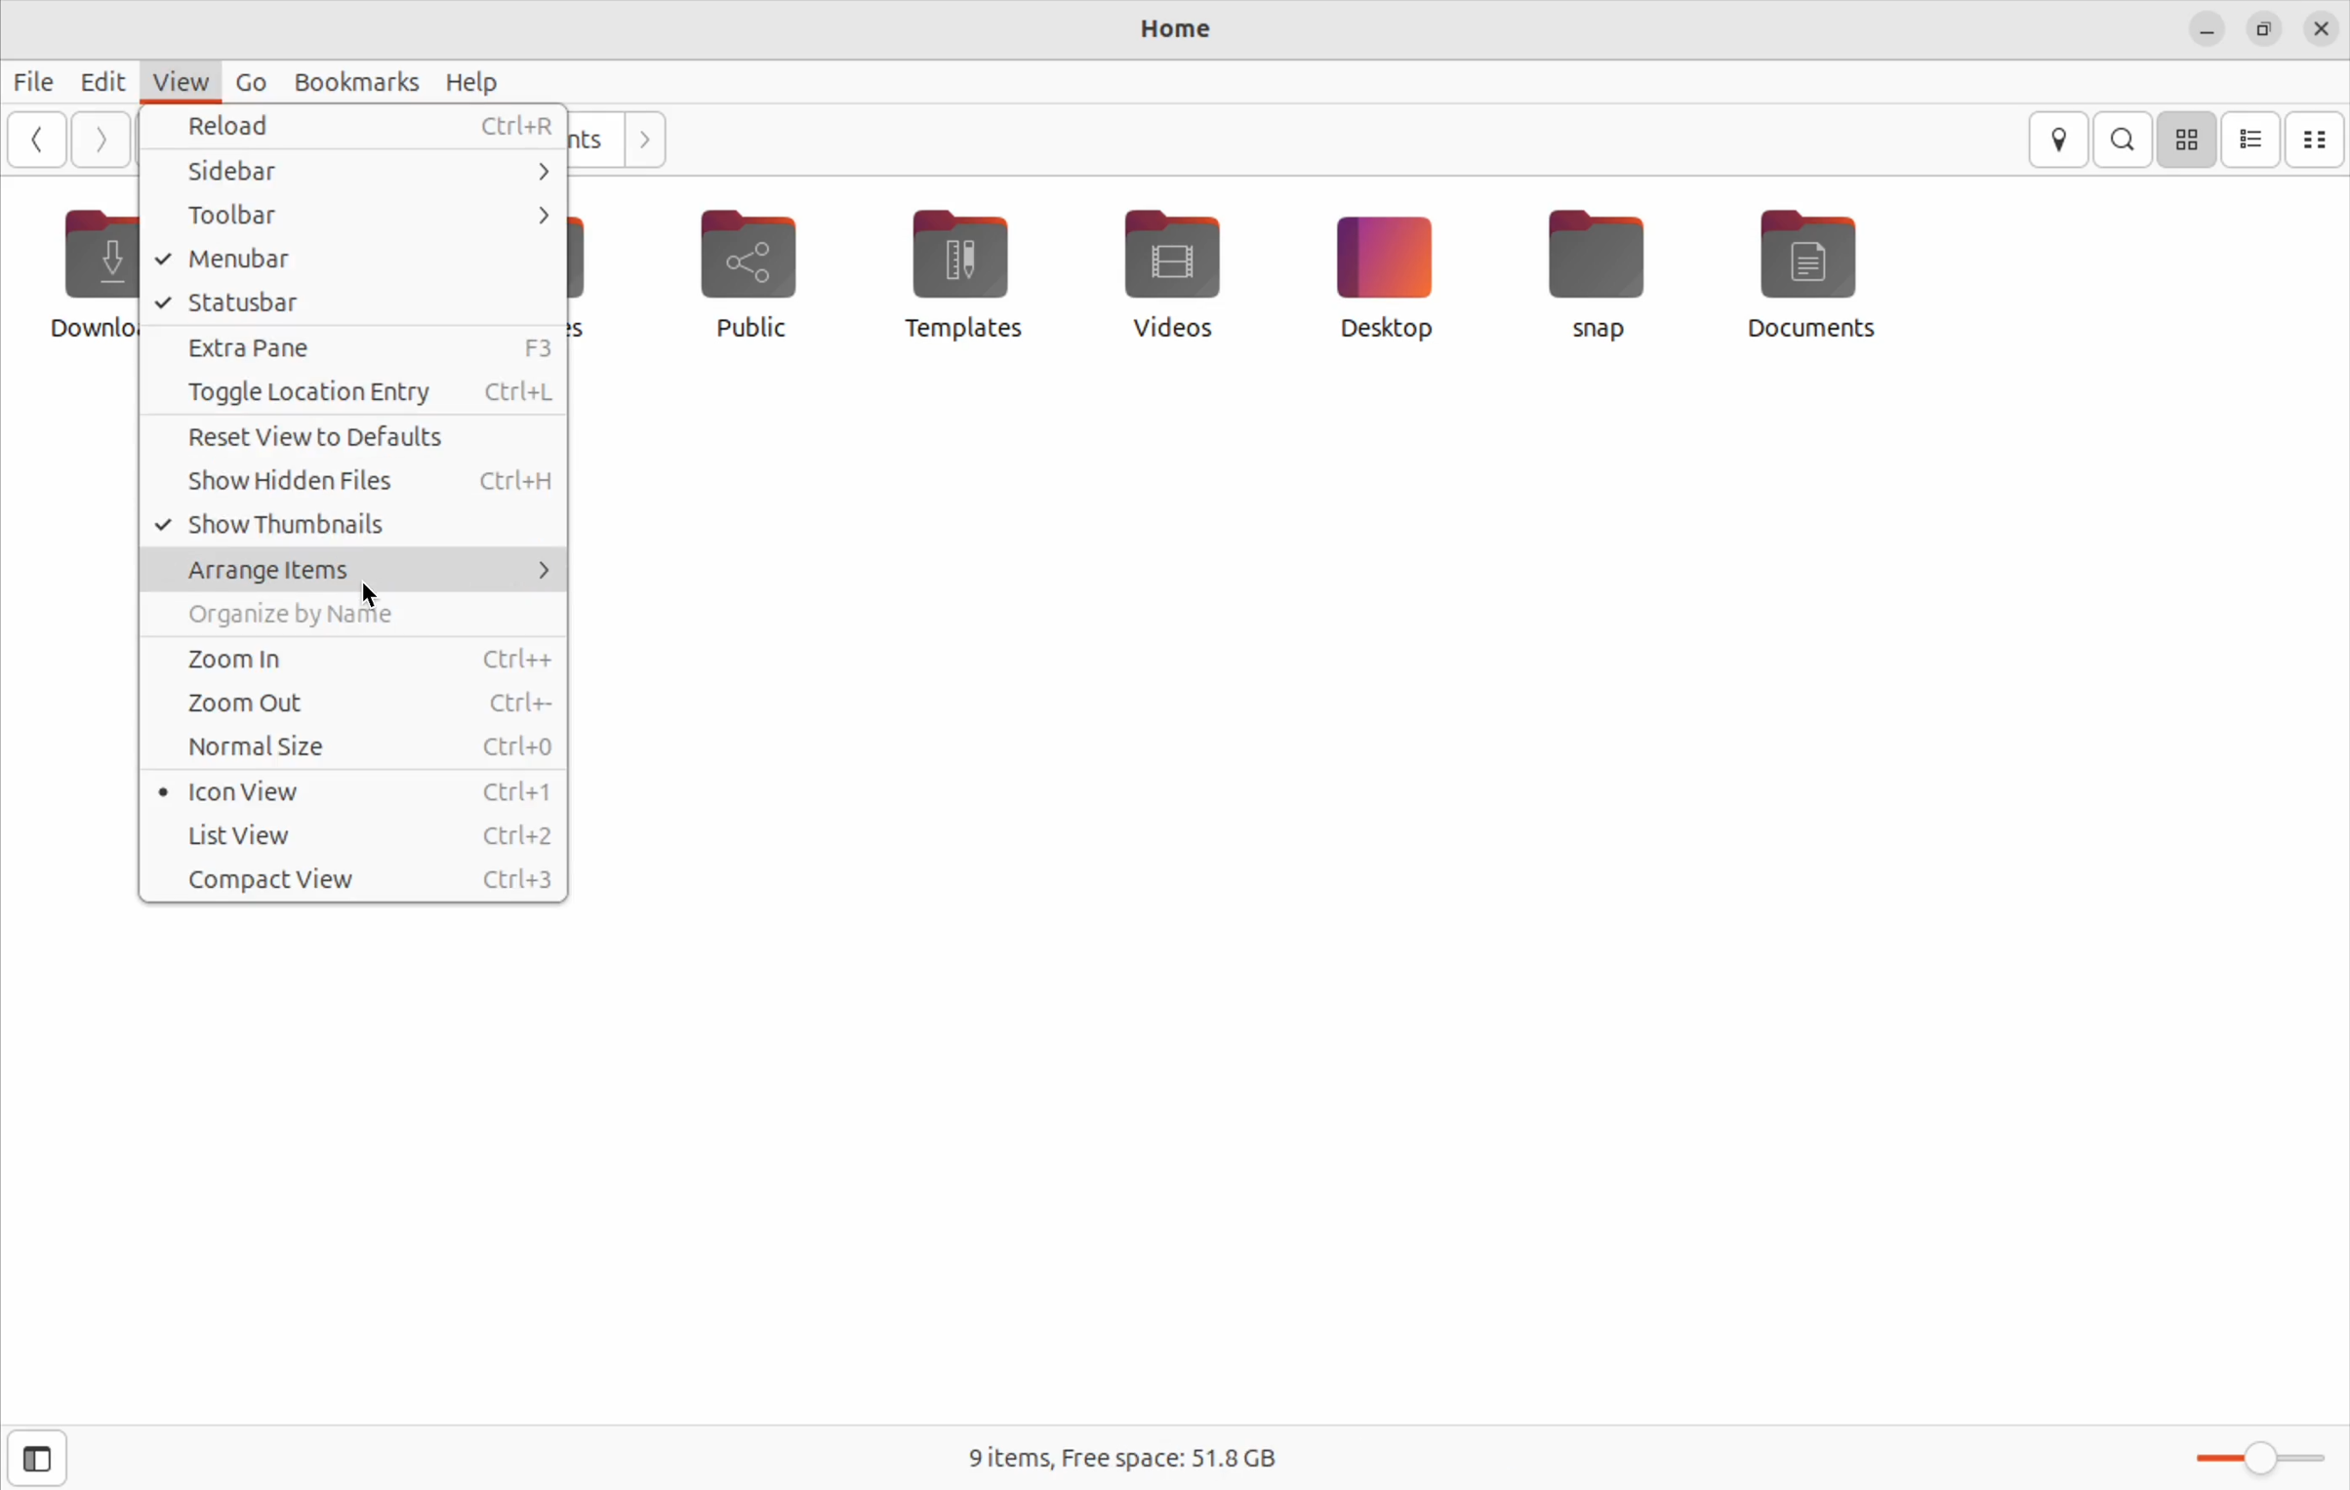  I want to click on show hidden files, so click(354, 488).